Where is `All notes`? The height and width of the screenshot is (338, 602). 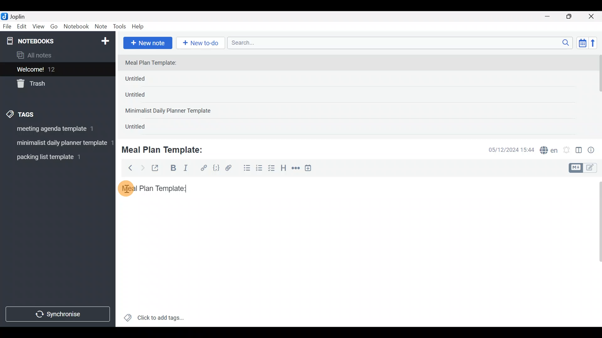 All notes is located at coordinates (56, 56).